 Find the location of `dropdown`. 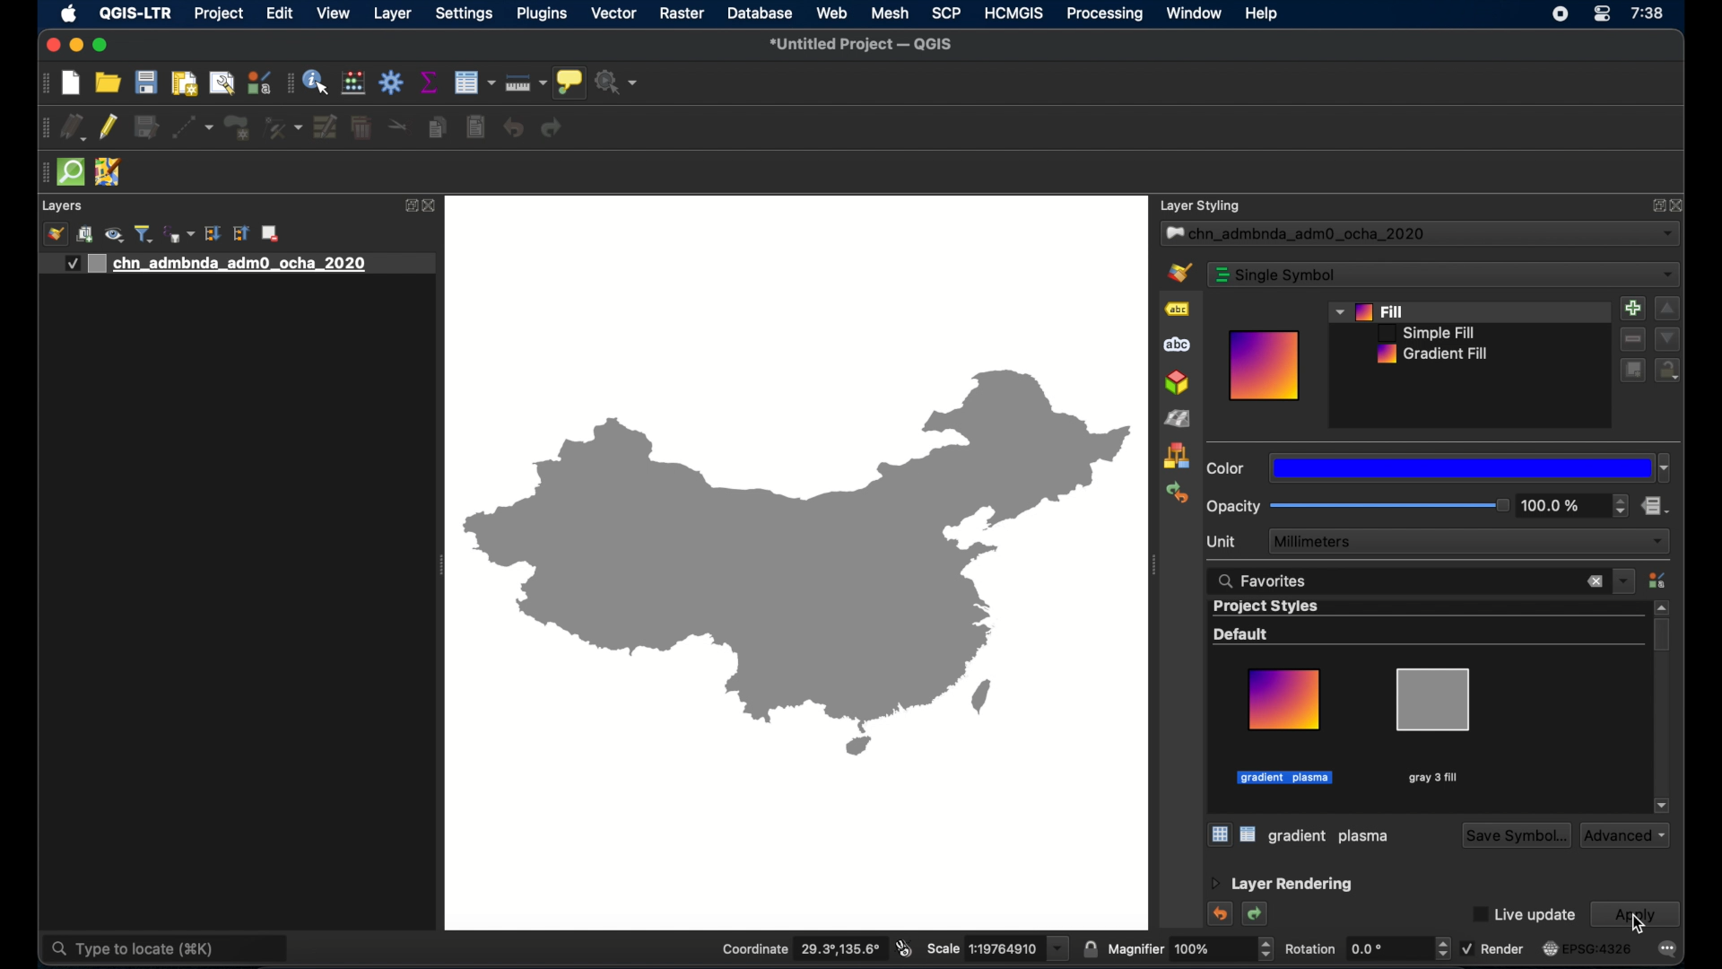

dropdown is located at coordinates (1469, 468).